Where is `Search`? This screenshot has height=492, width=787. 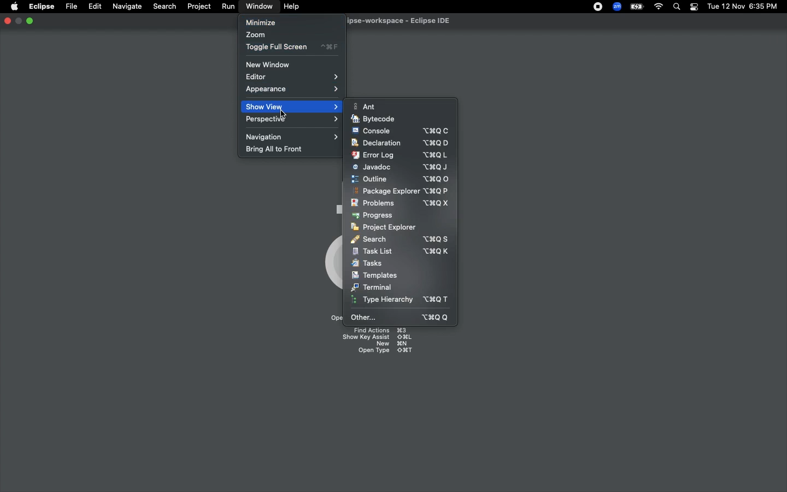
Search is located at coordinates (677, 8).